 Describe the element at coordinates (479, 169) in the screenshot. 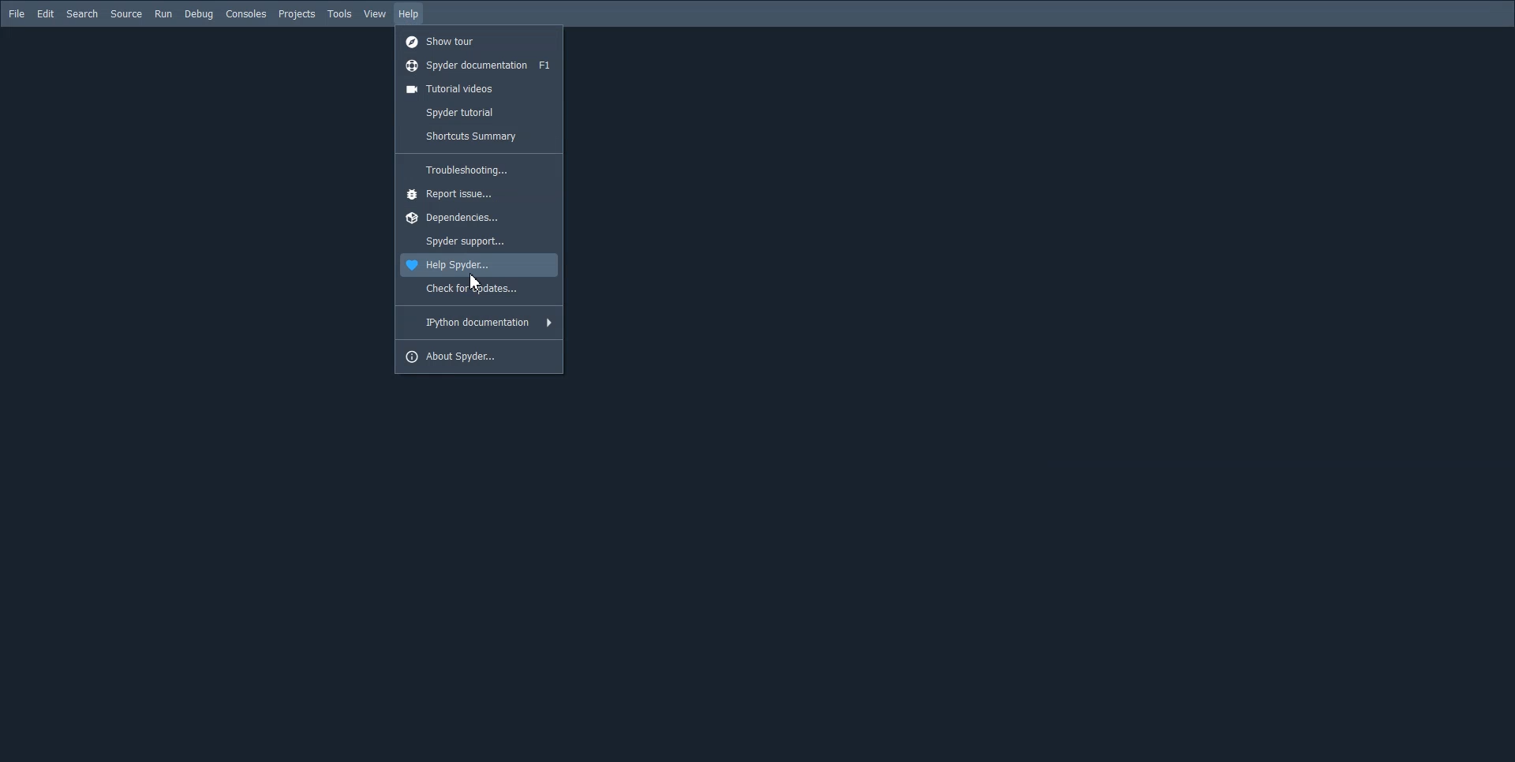

I see `Troubleshooting` at that location.